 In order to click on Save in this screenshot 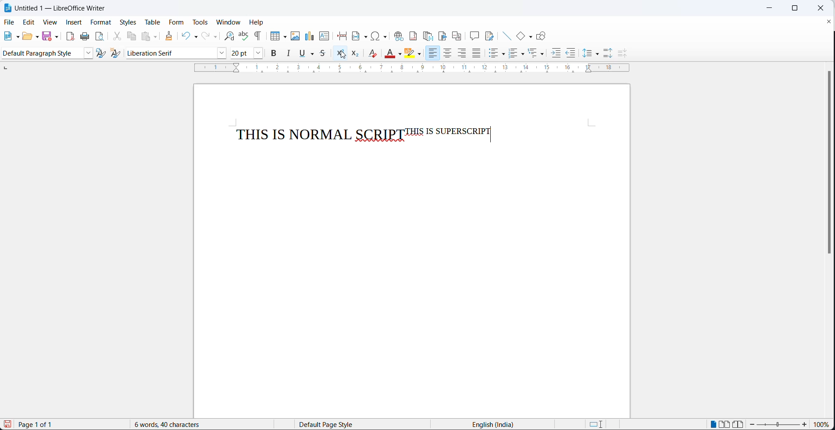, I will do `click(7, 424)`.